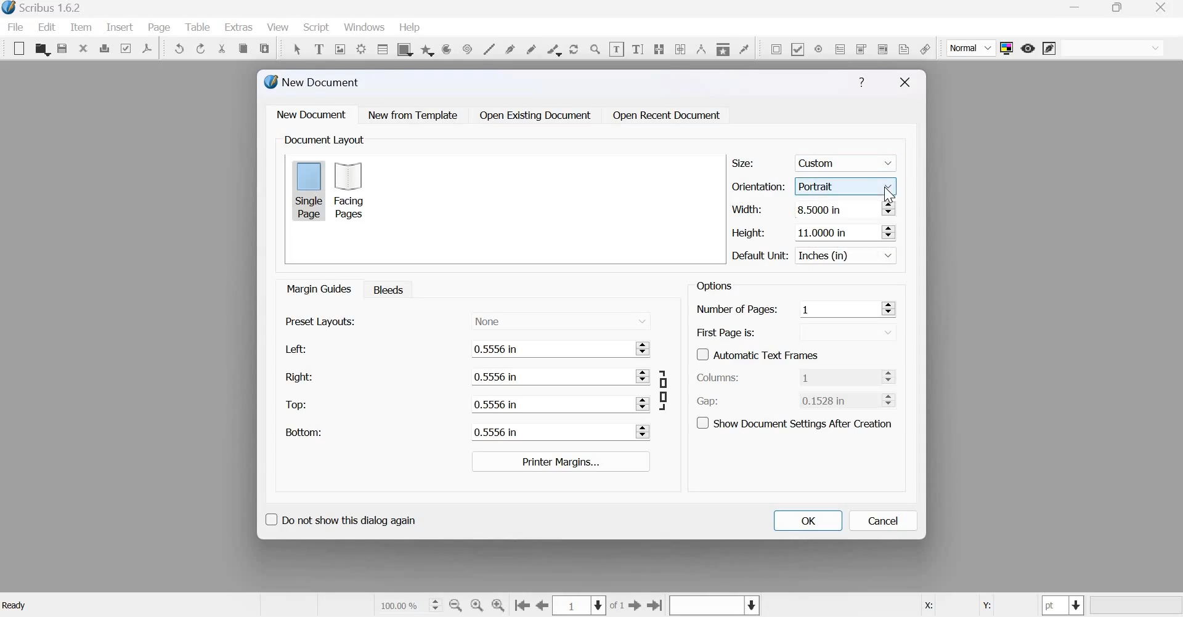 The height and width of the screenshot is (617, 1183). What do you see at coordinates (18, 27) in the screenshot?
I see `File` at bounding box center [18, 27].